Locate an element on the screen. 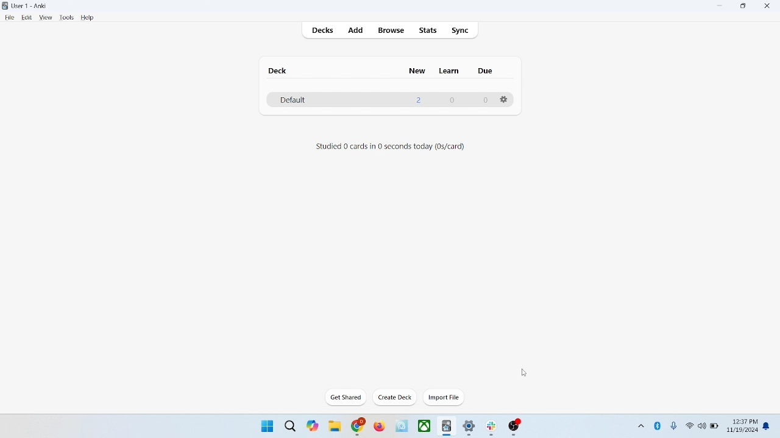 The image size is (780, 438). due is located at coordinates (486, 71).